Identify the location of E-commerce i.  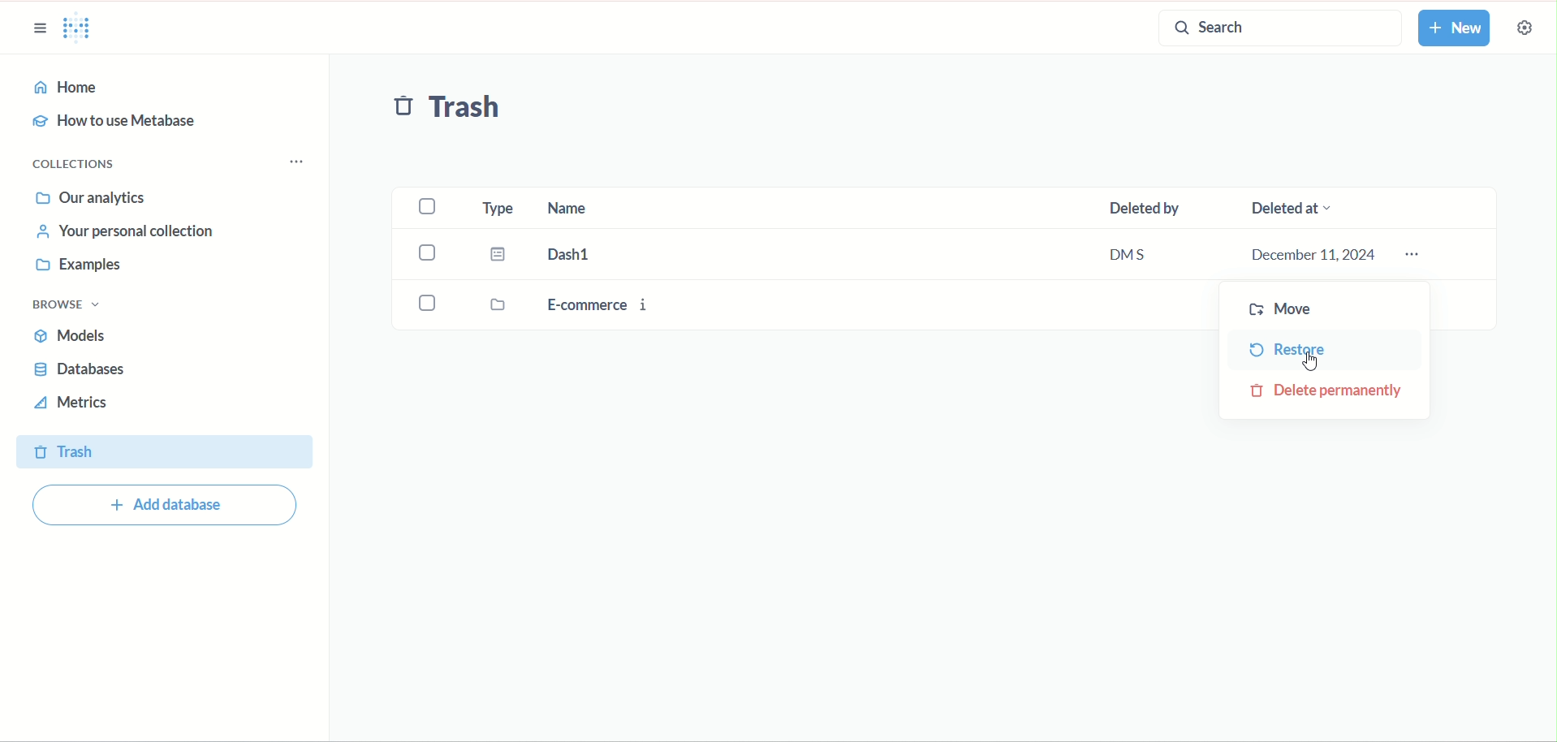
(610, 308).